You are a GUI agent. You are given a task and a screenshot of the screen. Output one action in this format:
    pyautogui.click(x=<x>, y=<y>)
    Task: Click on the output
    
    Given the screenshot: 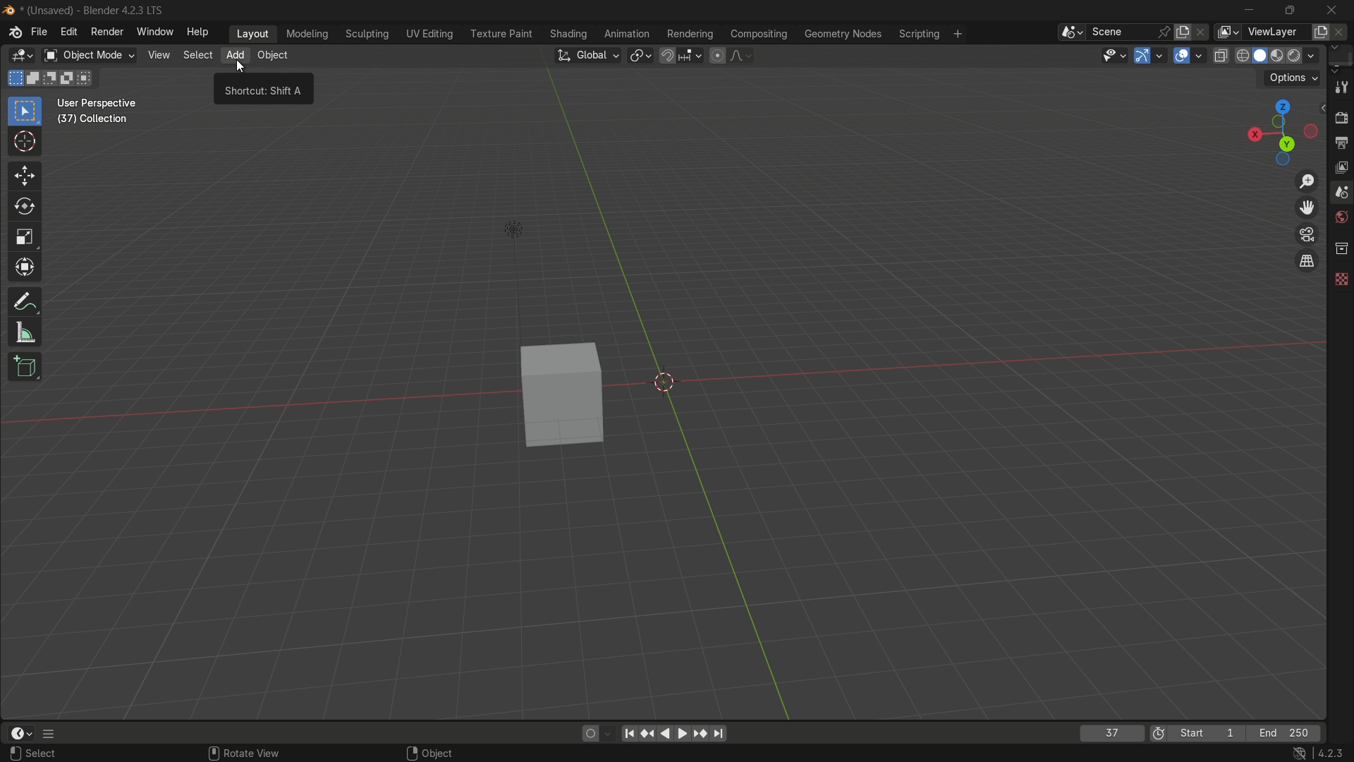 What is the action you would take?
    pyautogui.click(x=1340, y=141)
    